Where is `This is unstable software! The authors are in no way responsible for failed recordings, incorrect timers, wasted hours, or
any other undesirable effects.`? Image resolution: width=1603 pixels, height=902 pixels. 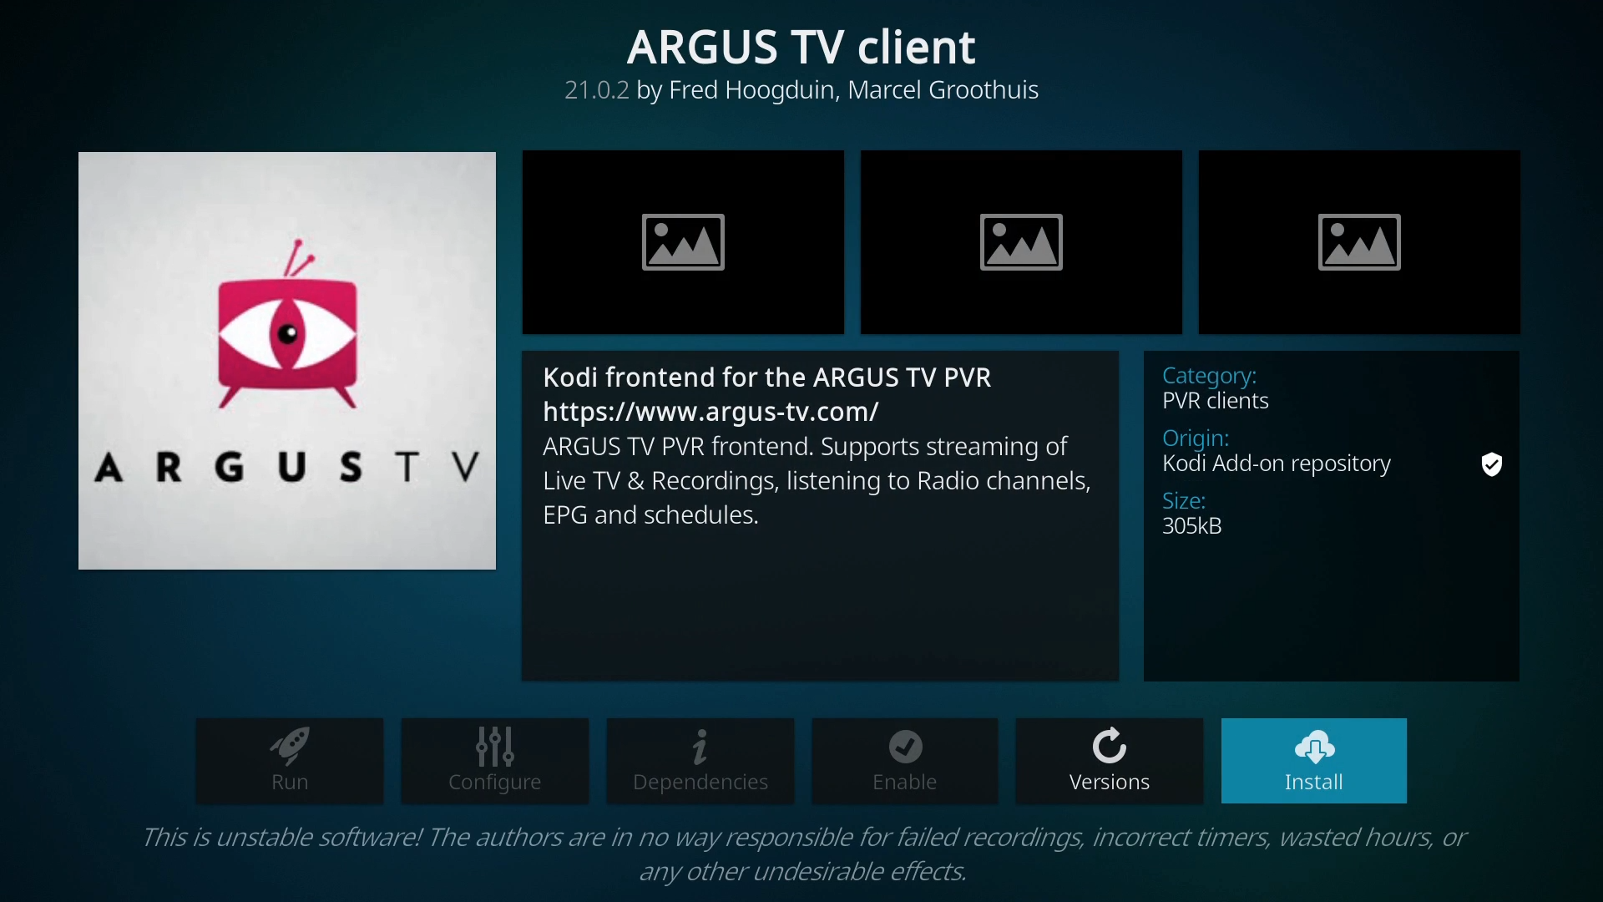 This is unstable software! The authors are in no way responsible for failed recordings, incorrect timers, wasted hours, or
any other undesirable effects. is located at coordinates (812, 855).